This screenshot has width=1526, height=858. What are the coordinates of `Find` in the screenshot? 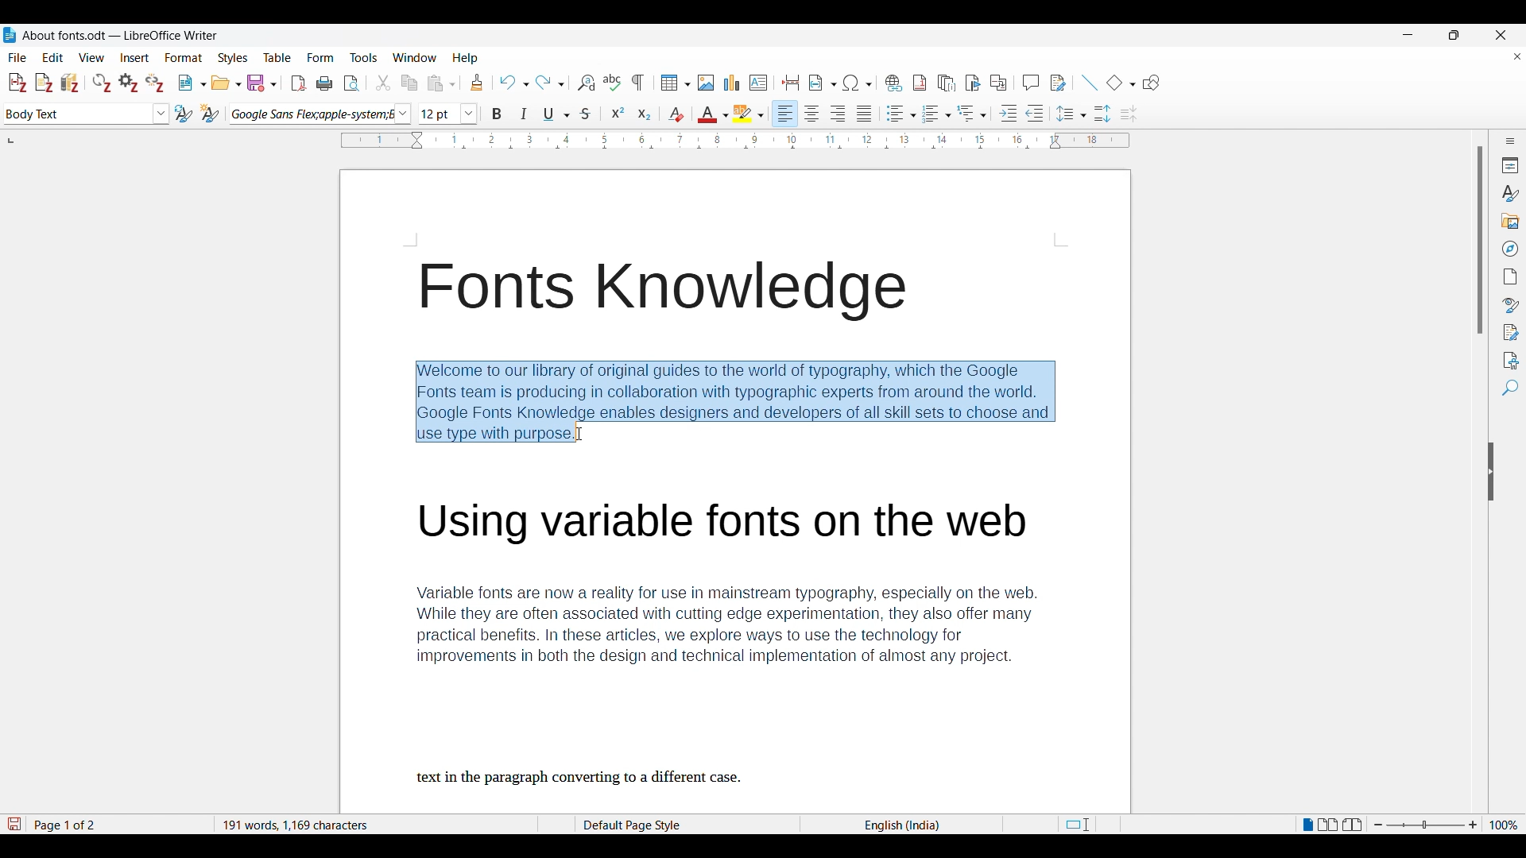 It's located at (1510, 388).